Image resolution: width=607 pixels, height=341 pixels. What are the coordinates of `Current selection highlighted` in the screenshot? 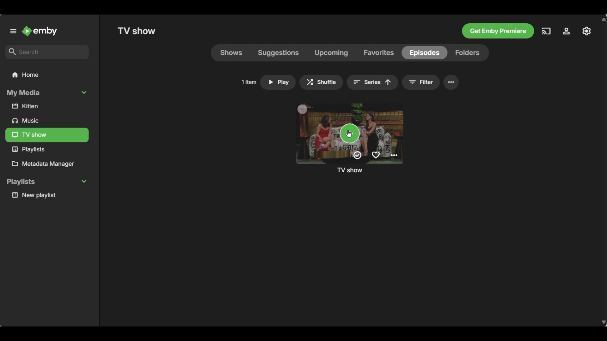 It's located at (231, 53).